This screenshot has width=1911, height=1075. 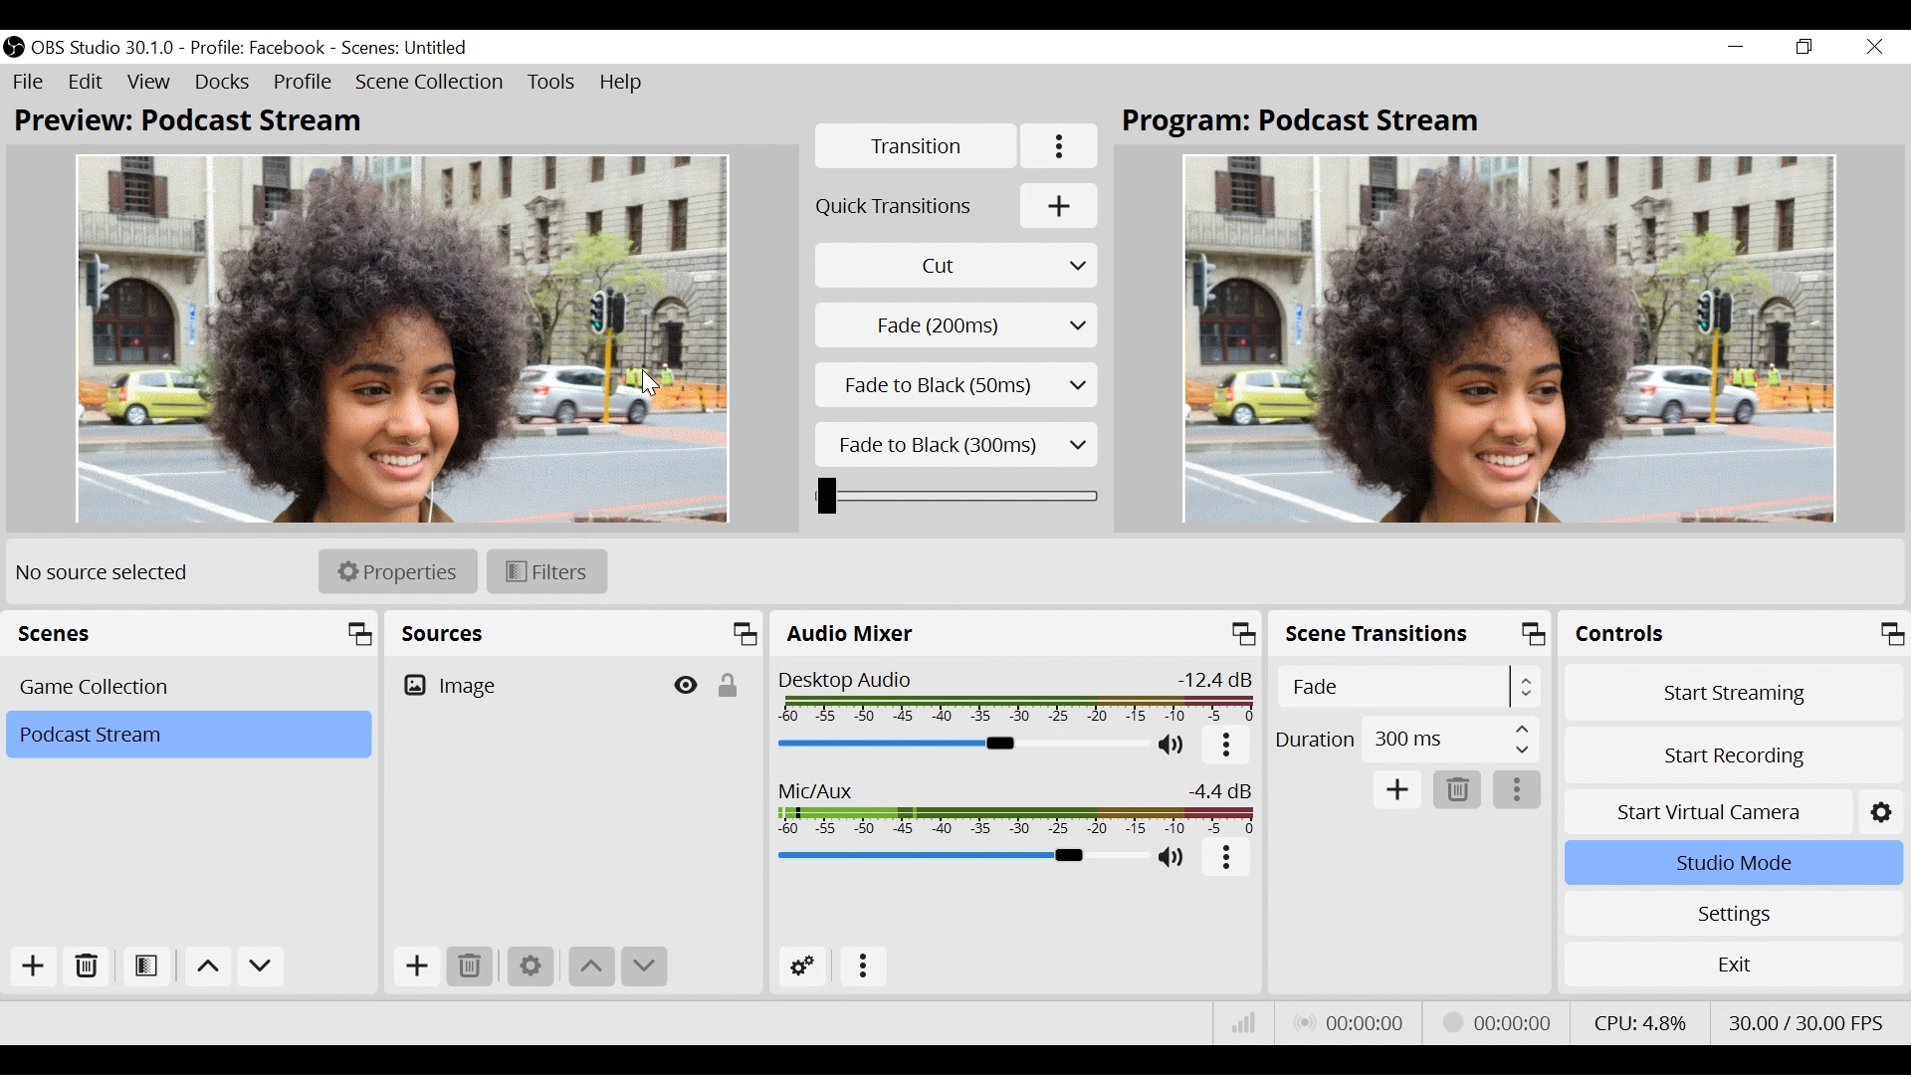 I want to click on OBS Version, so click(x=106, y=49).